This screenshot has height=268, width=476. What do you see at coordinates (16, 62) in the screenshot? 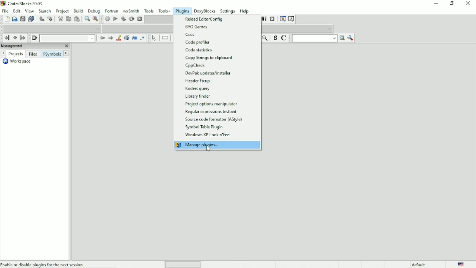
I see `Workspace` at bounding box center [16, 62].